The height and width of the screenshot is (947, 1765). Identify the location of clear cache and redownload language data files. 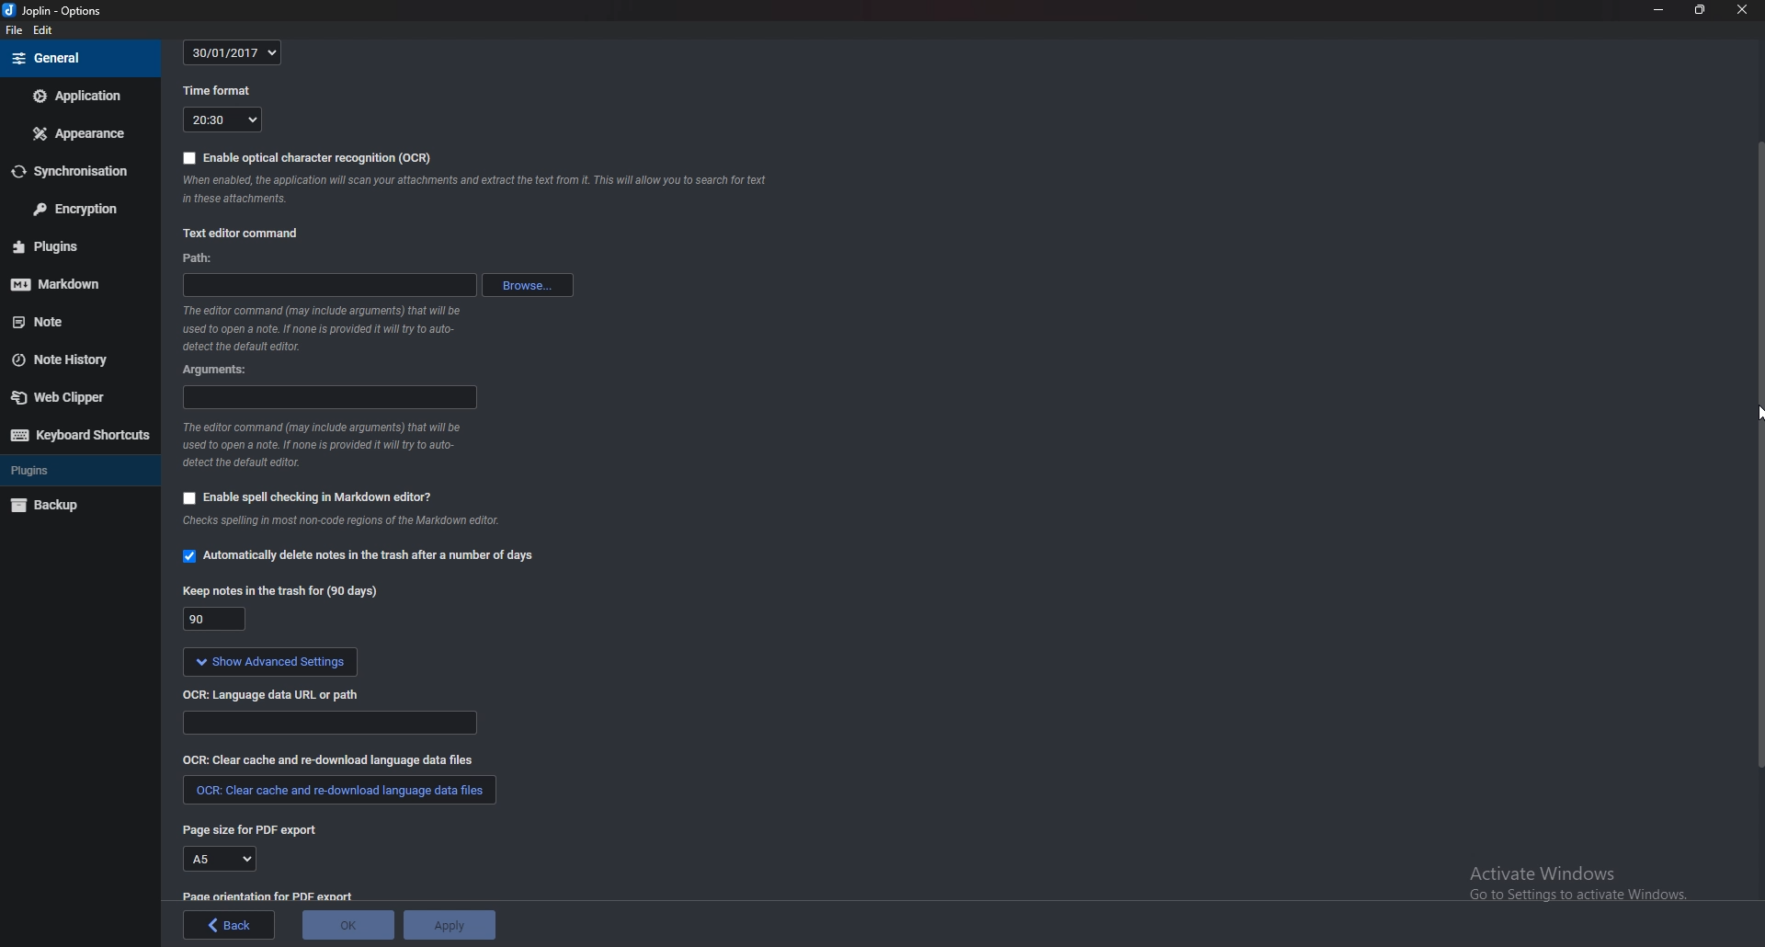
(336, 793).